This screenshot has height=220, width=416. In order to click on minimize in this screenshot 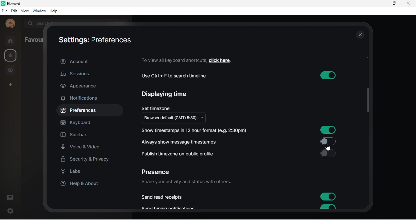, I will do `click(379, 4)`.